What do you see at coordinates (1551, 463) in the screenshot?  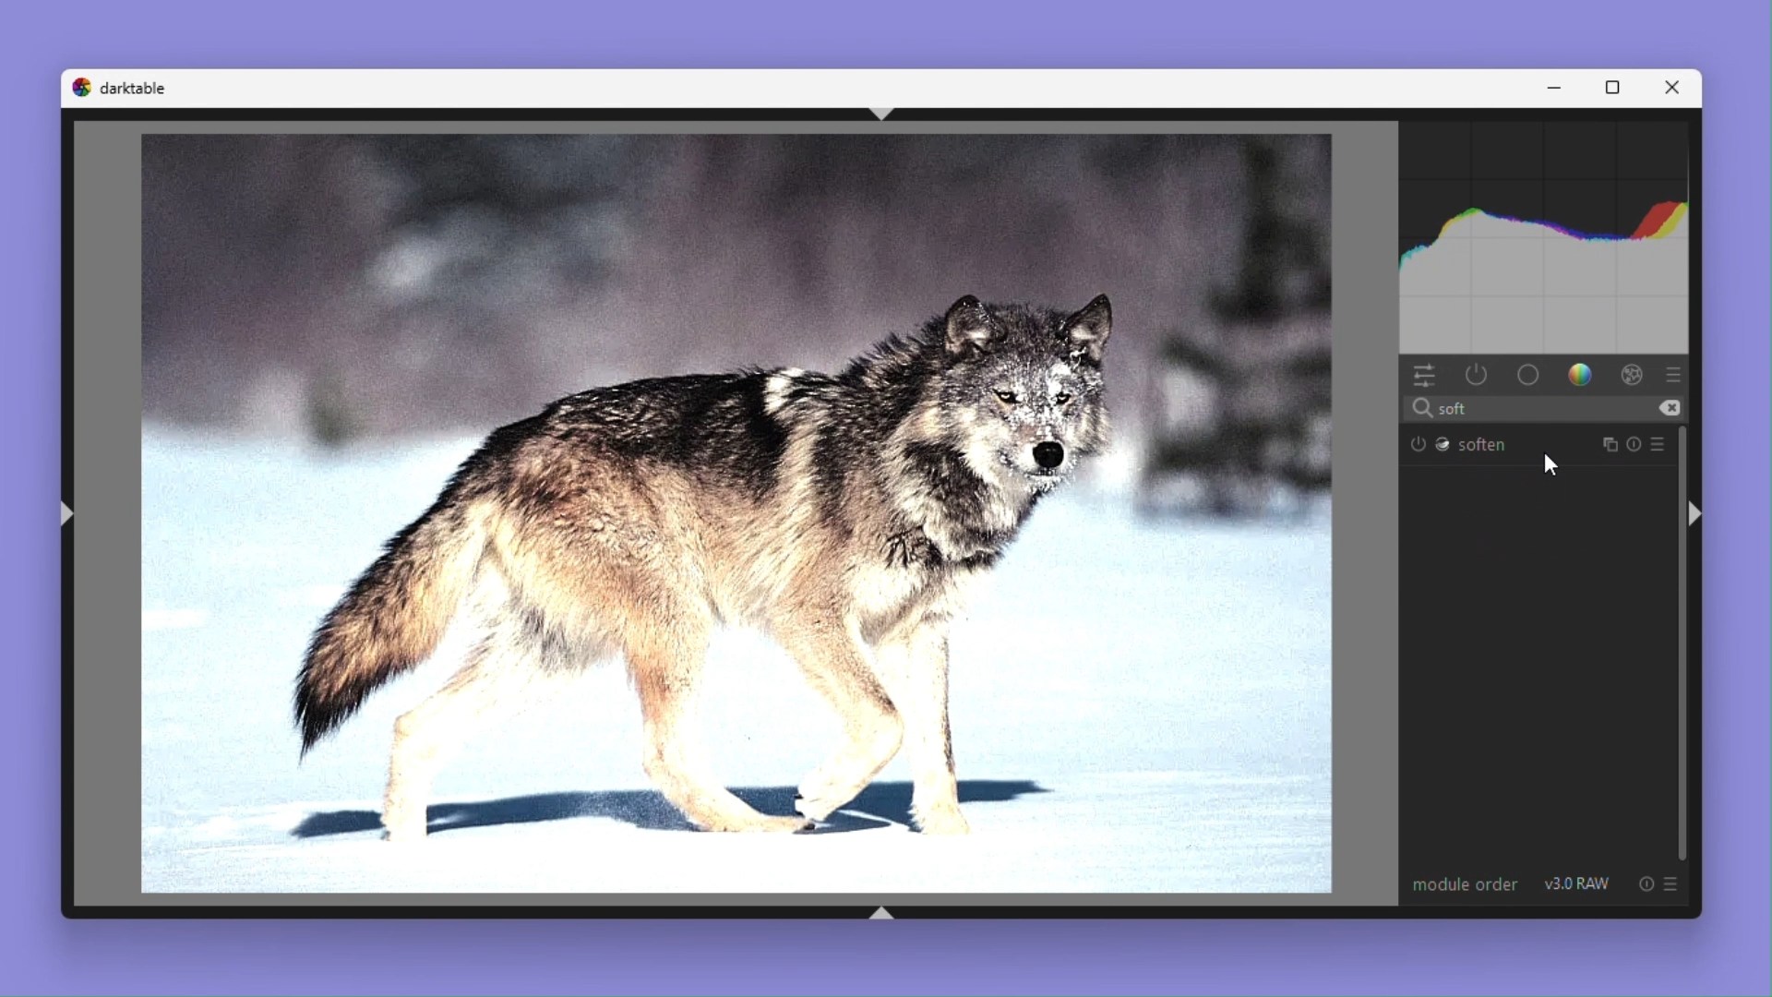 I see `cursor` at bounding box center [1551, 463].